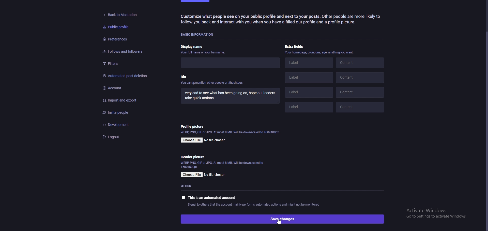  What do you see at coordinates (115, 40) in the screenshot?
I see `Preferences` at bounding box center [115, 40].